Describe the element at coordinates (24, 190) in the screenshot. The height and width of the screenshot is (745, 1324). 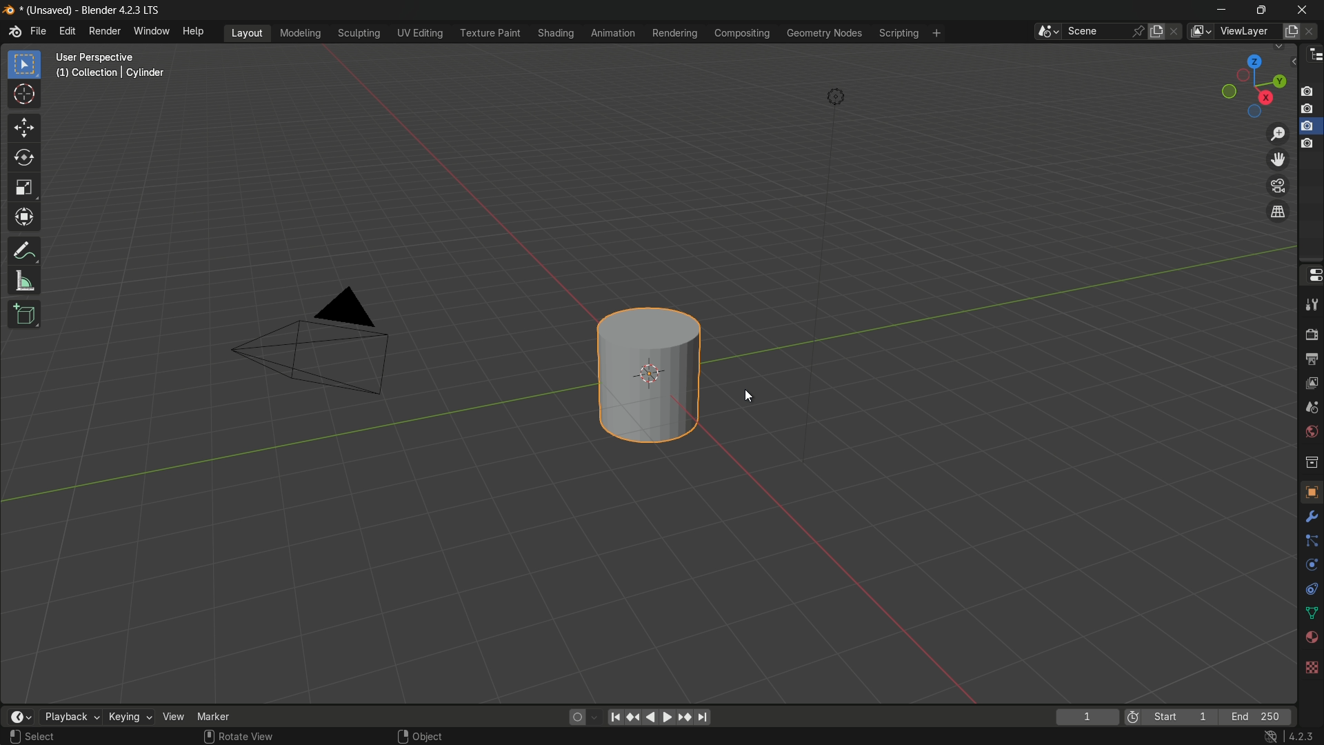
I see `scale` at that location.